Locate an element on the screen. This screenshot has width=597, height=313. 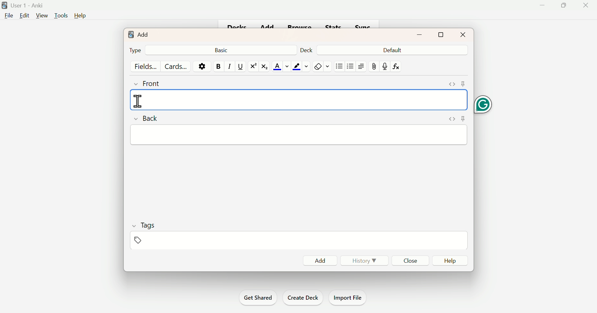
Fields... is located at coordinates (147, 66).